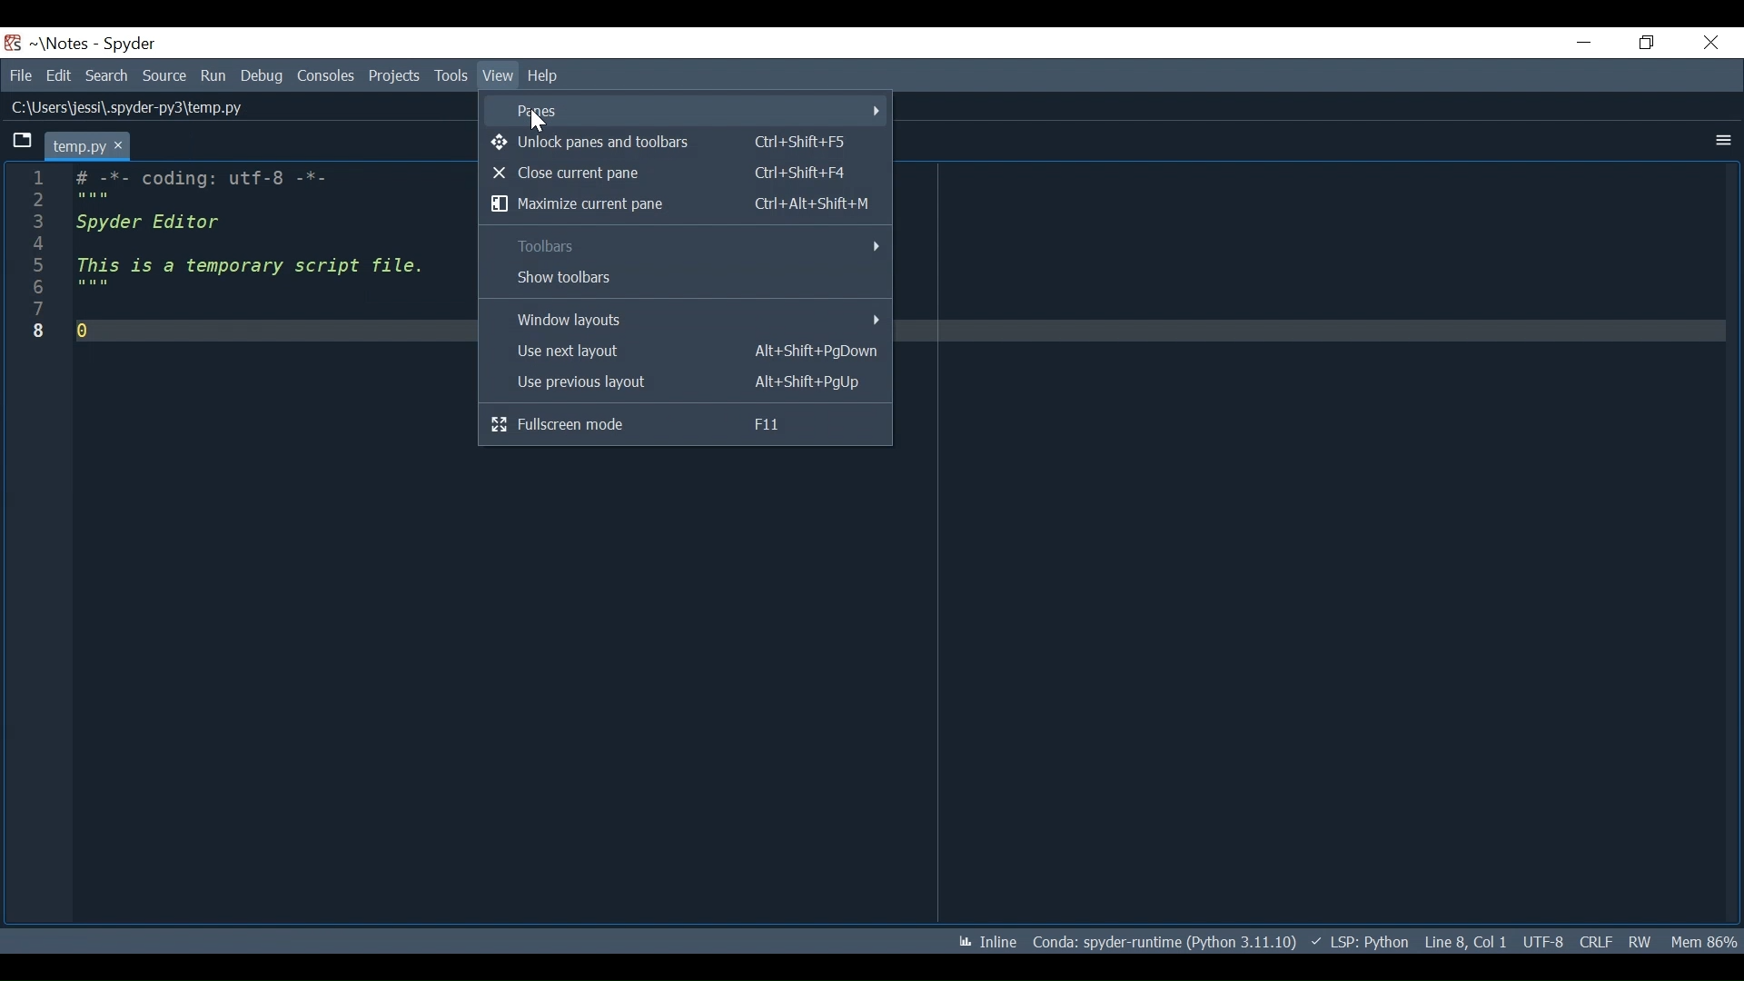  I want to click on Source, so click(164, 76).